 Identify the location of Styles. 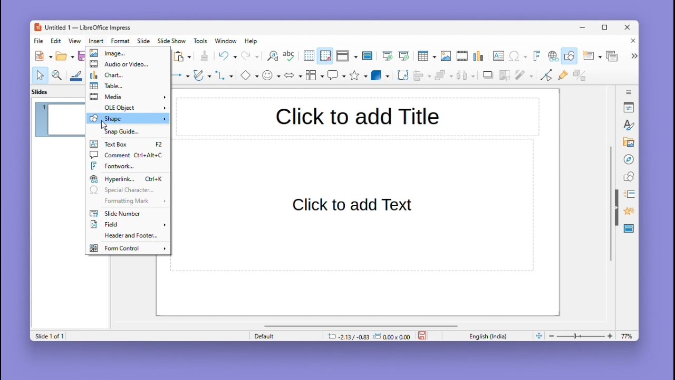
(630, 125).